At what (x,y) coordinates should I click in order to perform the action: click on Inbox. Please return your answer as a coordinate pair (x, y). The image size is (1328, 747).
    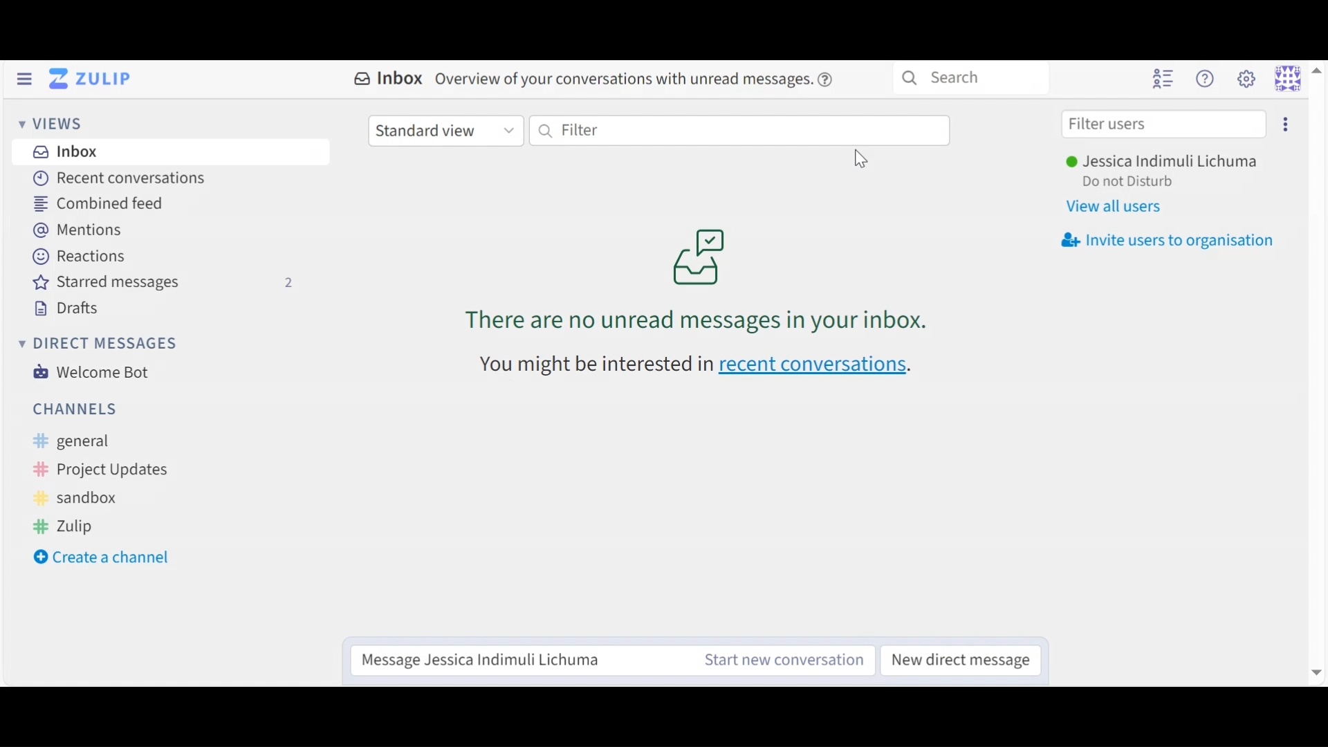
    Looking at the image, I should click on (596, 80).